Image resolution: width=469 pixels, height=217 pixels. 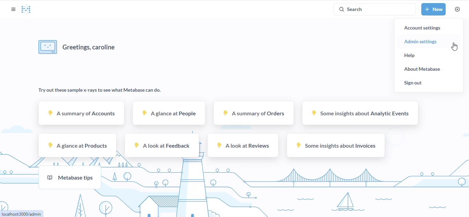 What do you see at coordinates (253, 113) in the screenshot?
I see `a summary of orders` at bounding box center [253, 113].